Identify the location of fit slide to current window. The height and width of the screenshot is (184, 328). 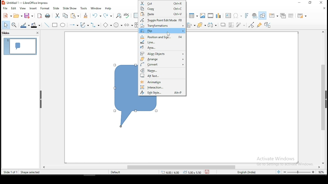
(279, 172).